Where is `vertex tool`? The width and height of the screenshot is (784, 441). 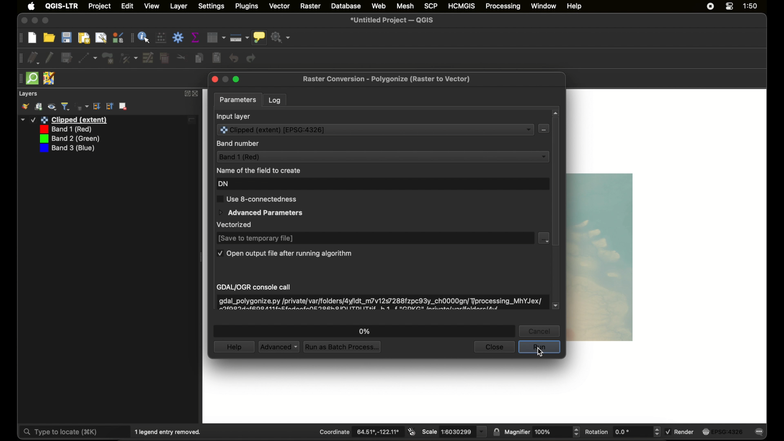
vertex tool is located at coordinates (128, 58).